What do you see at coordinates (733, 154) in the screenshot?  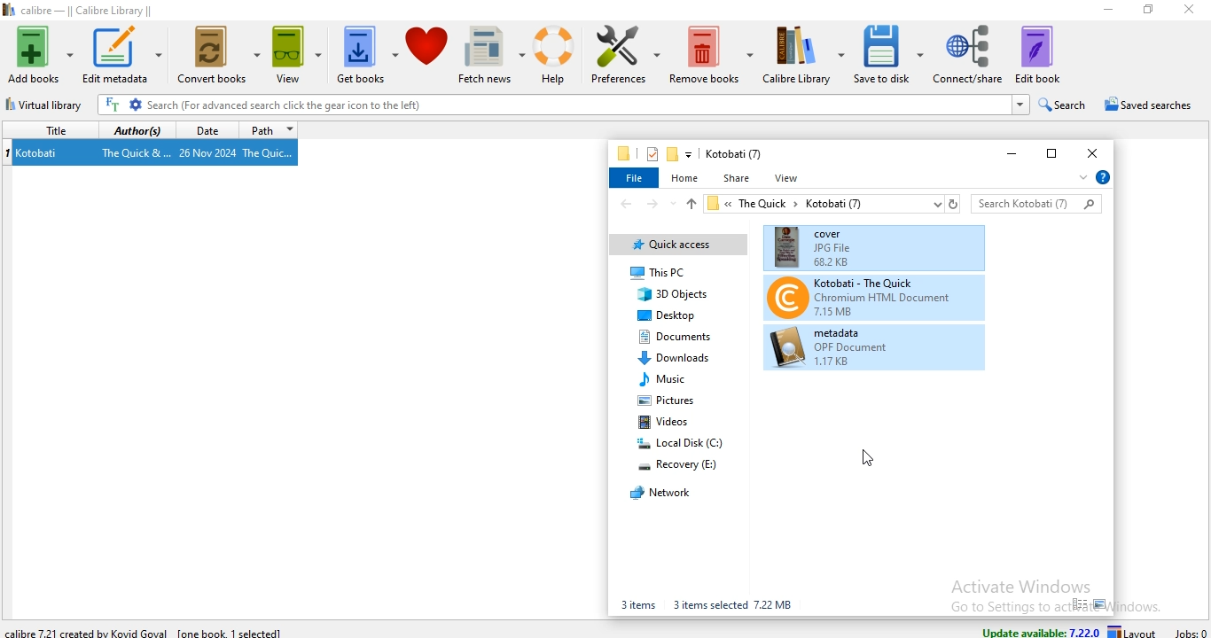 I see `Kotobati (7)` at bounding box center [733, 154].